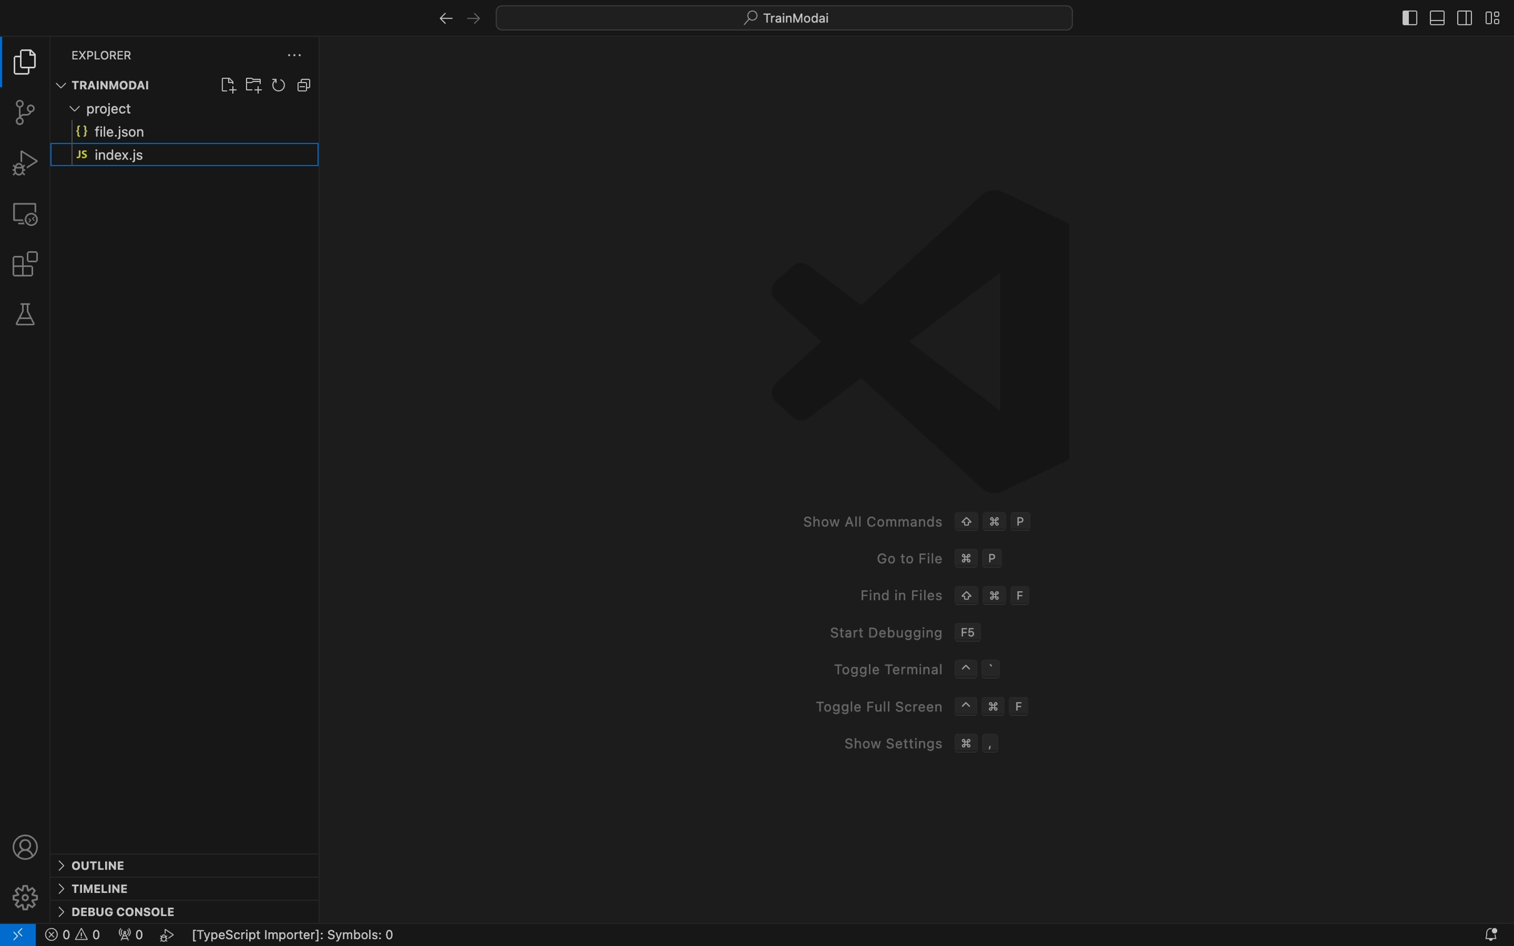  What do you see at coordinates (290, 54) in the screenshot?
I see `file explorer setting` at bounding box center [290, 54].